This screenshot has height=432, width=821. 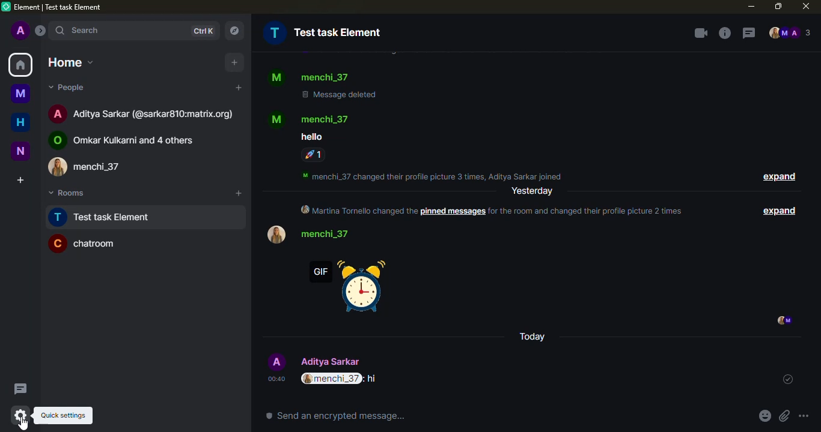 I want to click on contact, so click(x=329, y=233).